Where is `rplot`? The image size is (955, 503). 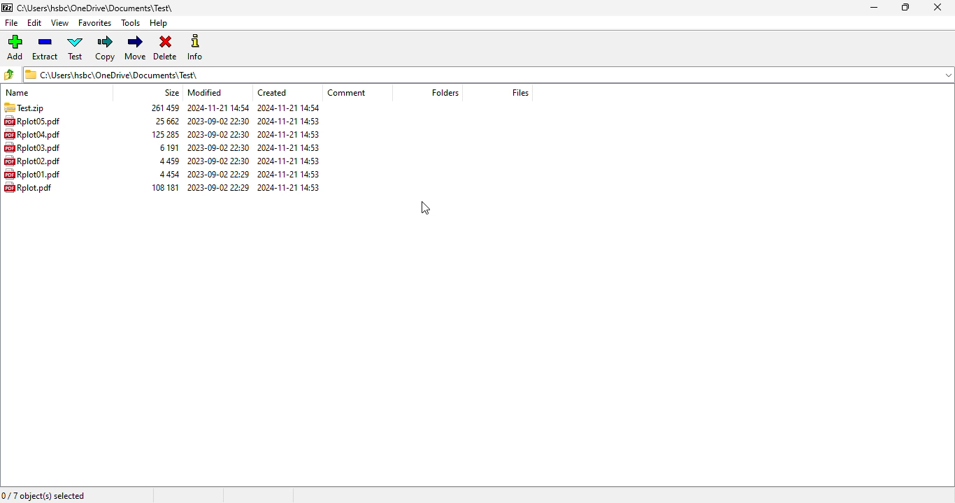
rplot is located at coordinates (29, 187).